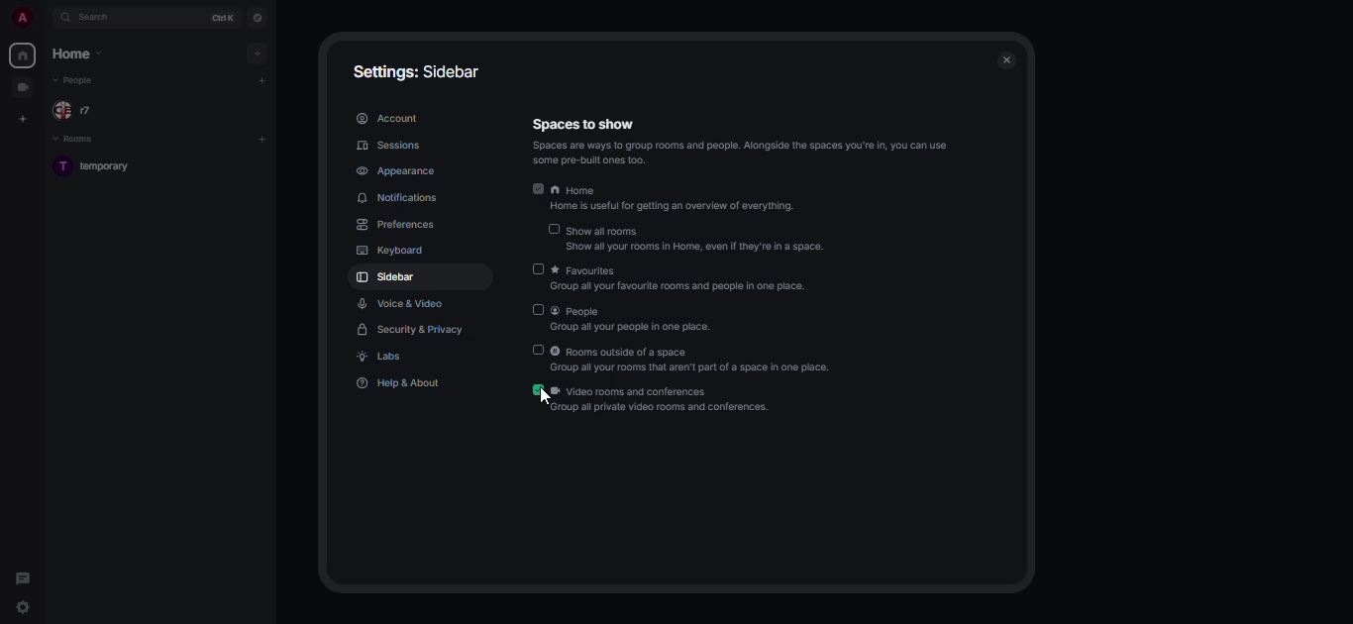  What do you see at coordinates (541, 268) in the screenshot?
I see `disabled` at bounding box center [541, 268].